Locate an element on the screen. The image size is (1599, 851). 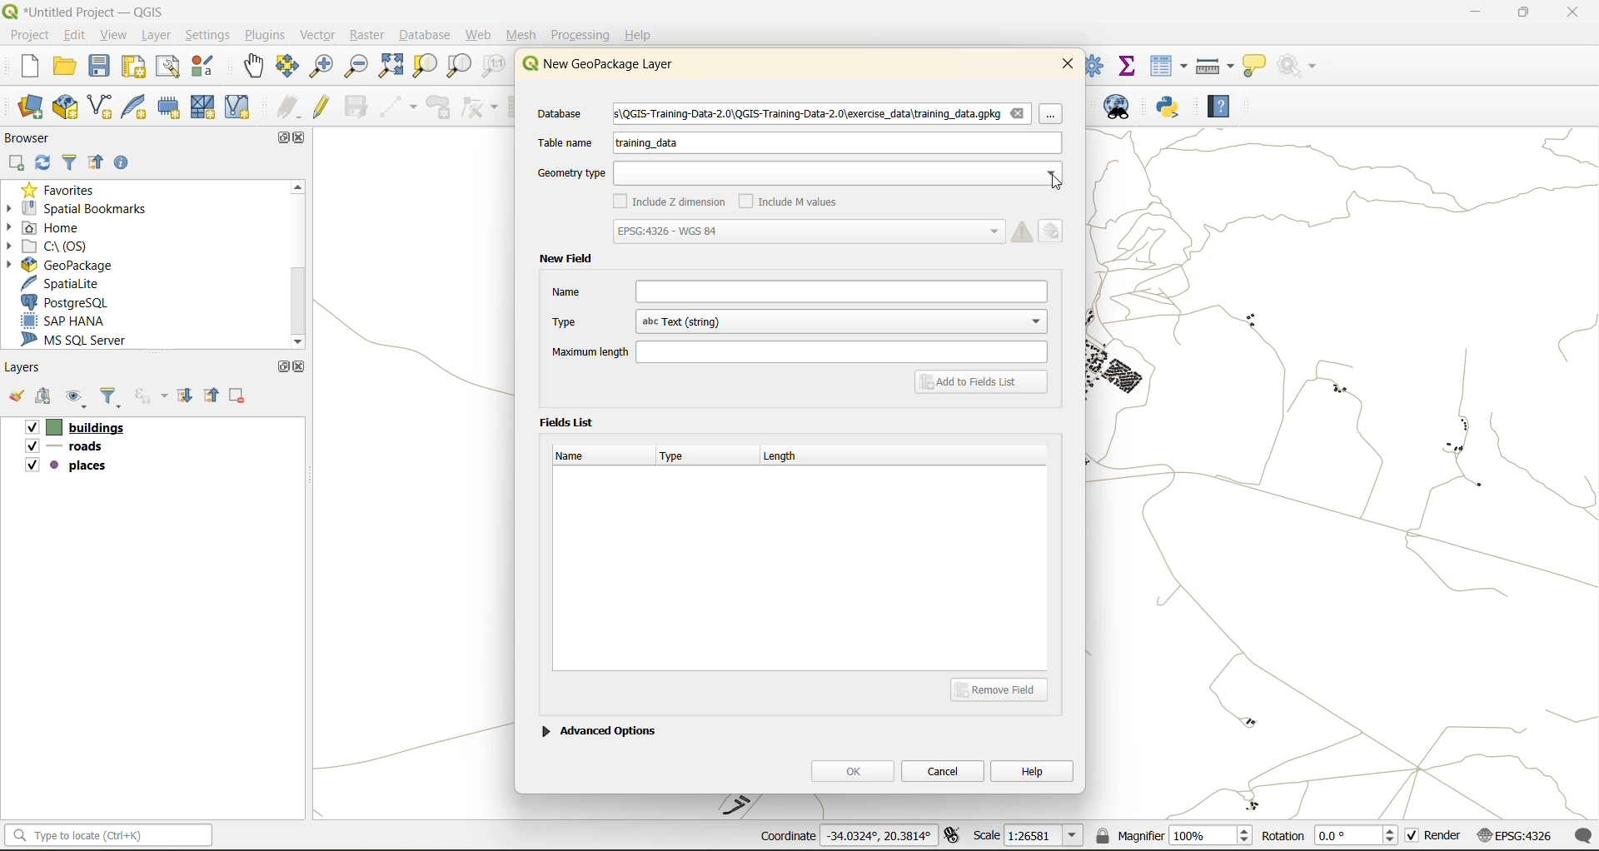
spatialite is located at coordinates (70, 283).